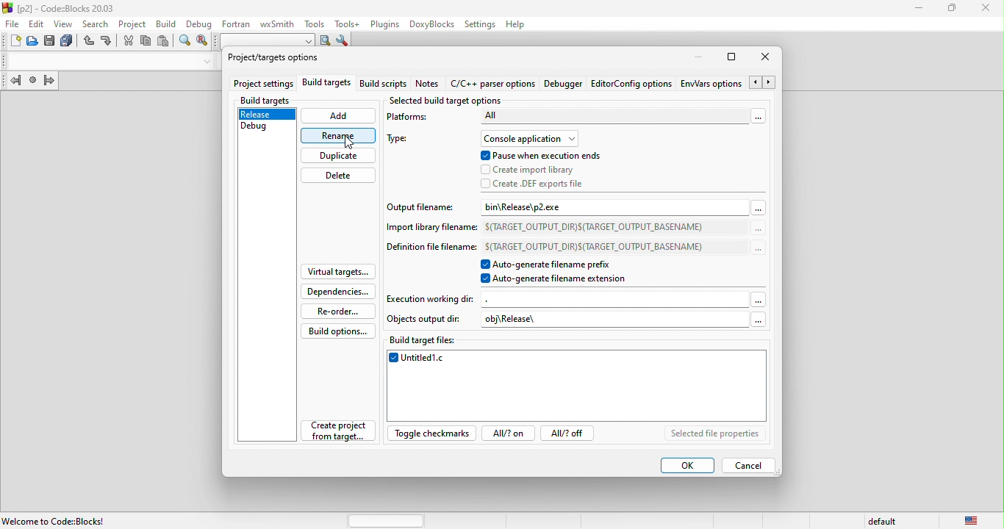  What do you see at coordinates (413, 120) in the screenshot?
I see `platforms` at bounding box center [413, 120].